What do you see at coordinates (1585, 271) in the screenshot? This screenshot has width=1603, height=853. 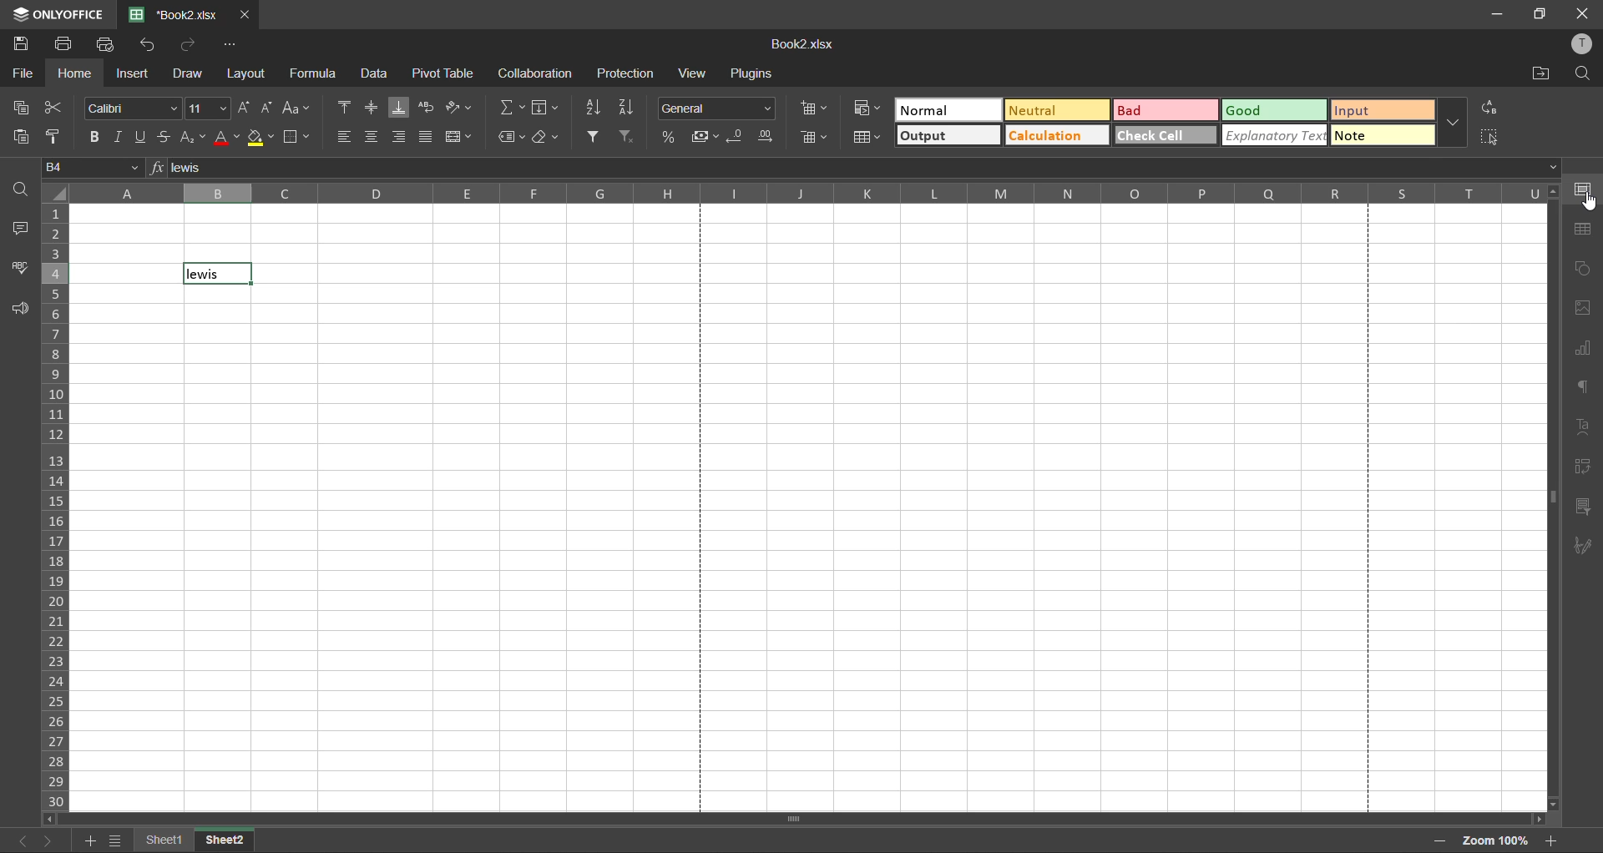 I see `shapes` at bounding box center [1585, 271].